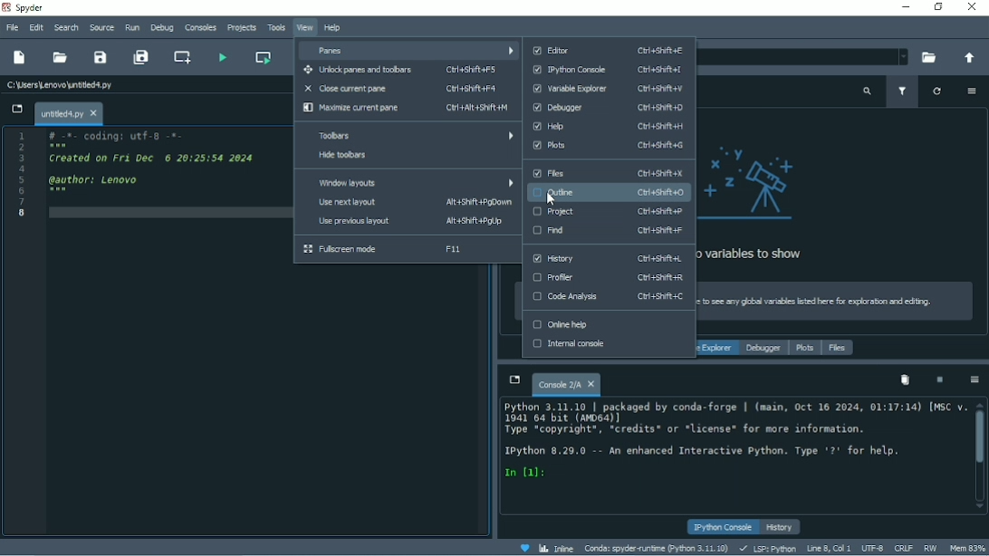 This screenshot has width=989, height=556. Describe the element at coordinates (613, 192) in the screenshot. I see `Outline` at that location.